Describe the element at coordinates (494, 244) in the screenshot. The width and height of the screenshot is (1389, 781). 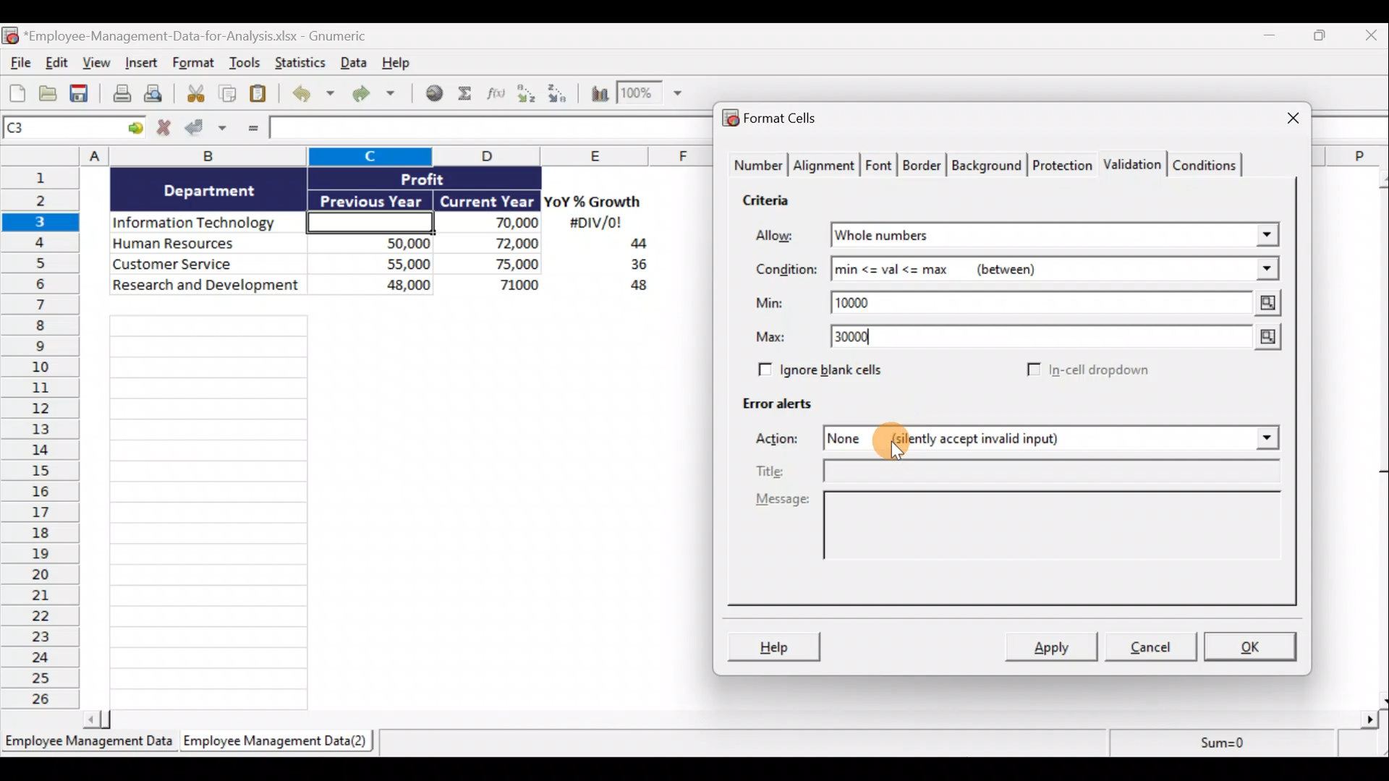
I see `72,000` at that location.